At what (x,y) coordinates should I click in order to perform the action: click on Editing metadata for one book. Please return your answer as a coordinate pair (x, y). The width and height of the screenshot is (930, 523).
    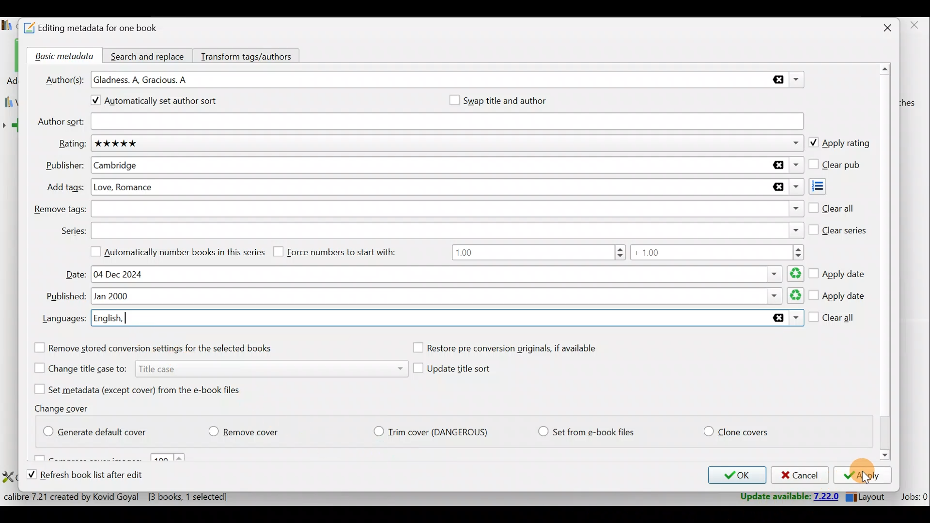
    Looking at the image, I should click on (103, 29).